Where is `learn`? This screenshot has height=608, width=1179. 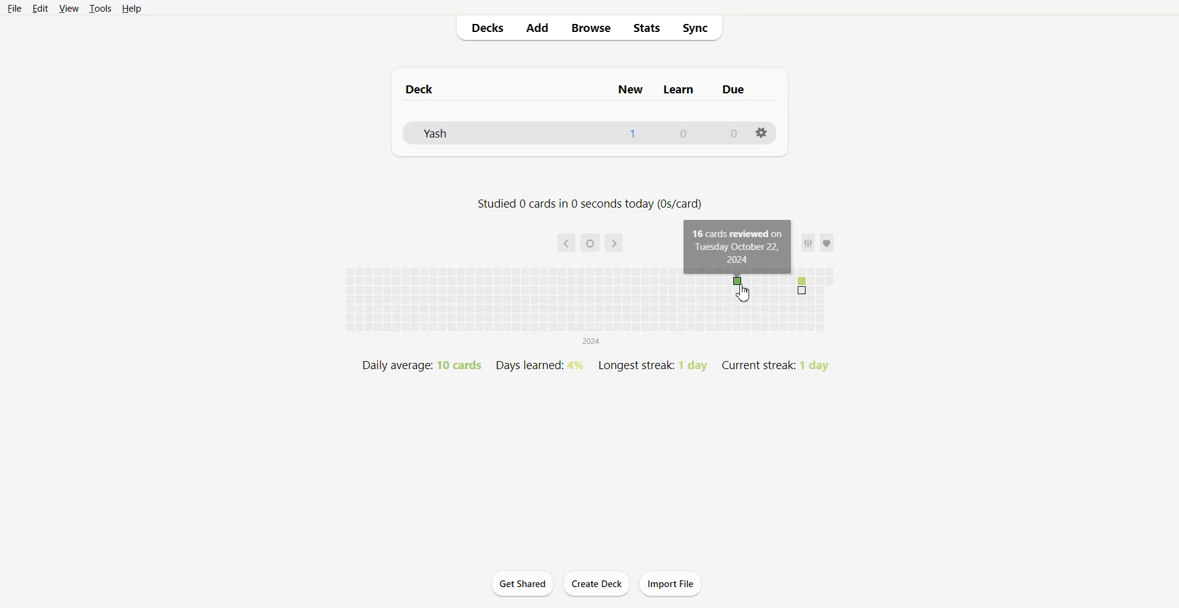
learn is located at coordinates (679, 89).